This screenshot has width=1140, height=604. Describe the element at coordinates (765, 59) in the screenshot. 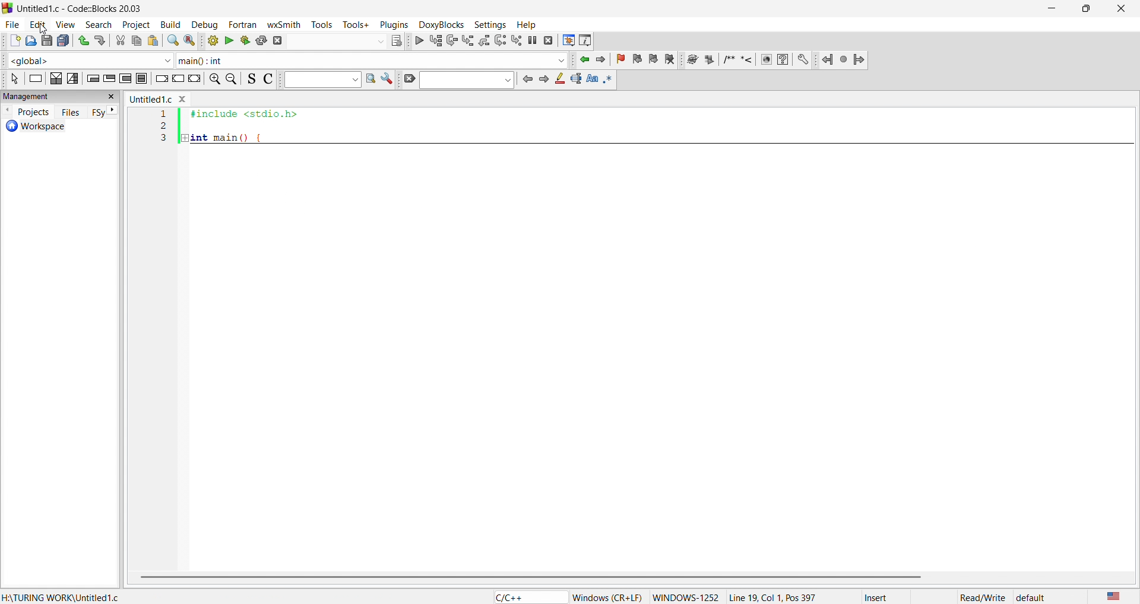

I see `web` at that location.